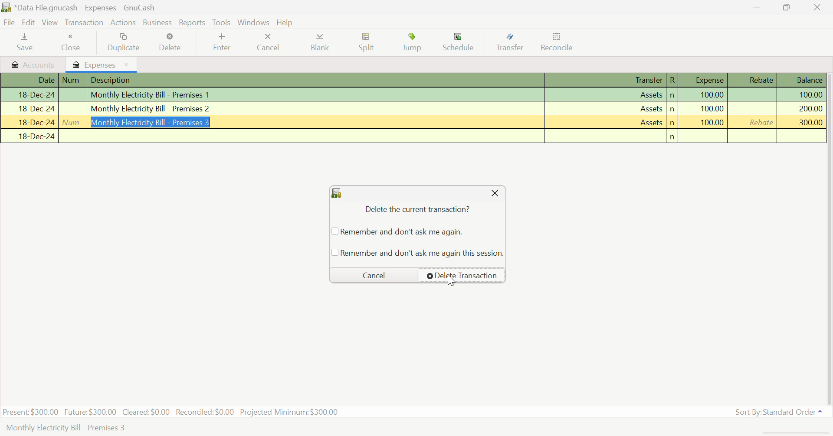 Image resolution: width=833 pixels, height=436 pixels. What do you see at coordinates (818, 7) in the screenshot?
I see `Close Window` at bounding box center [818, 7].